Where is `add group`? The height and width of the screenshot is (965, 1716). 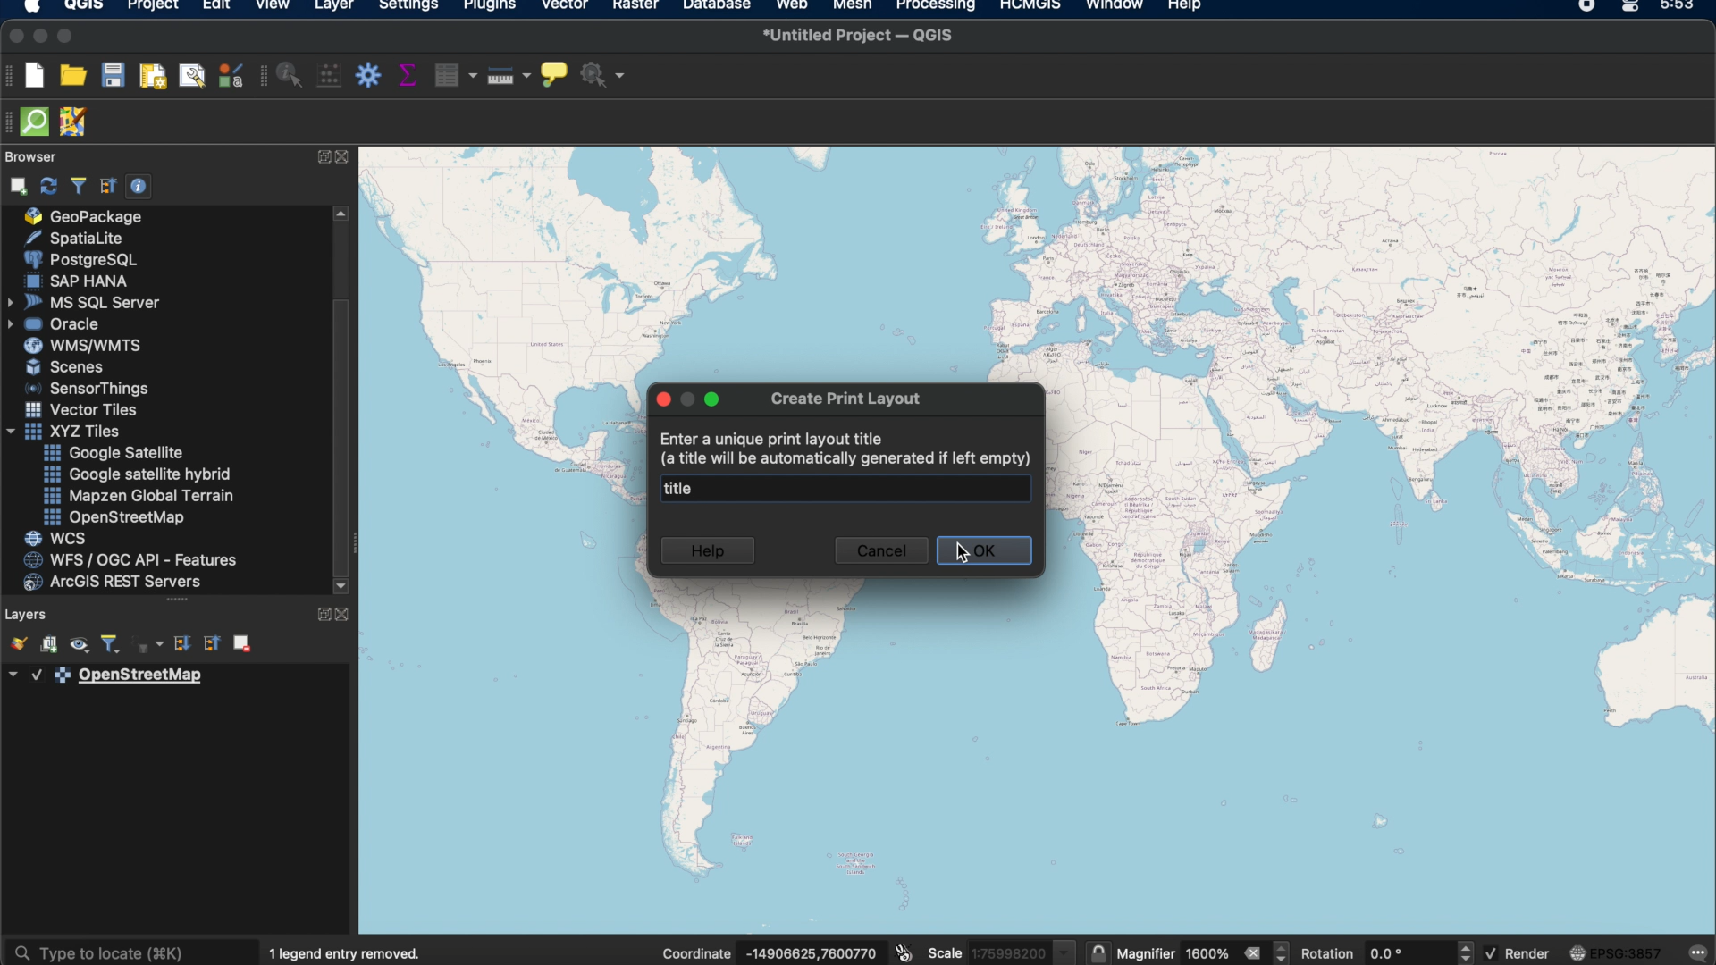 add group is located at coordinates (52, 642).